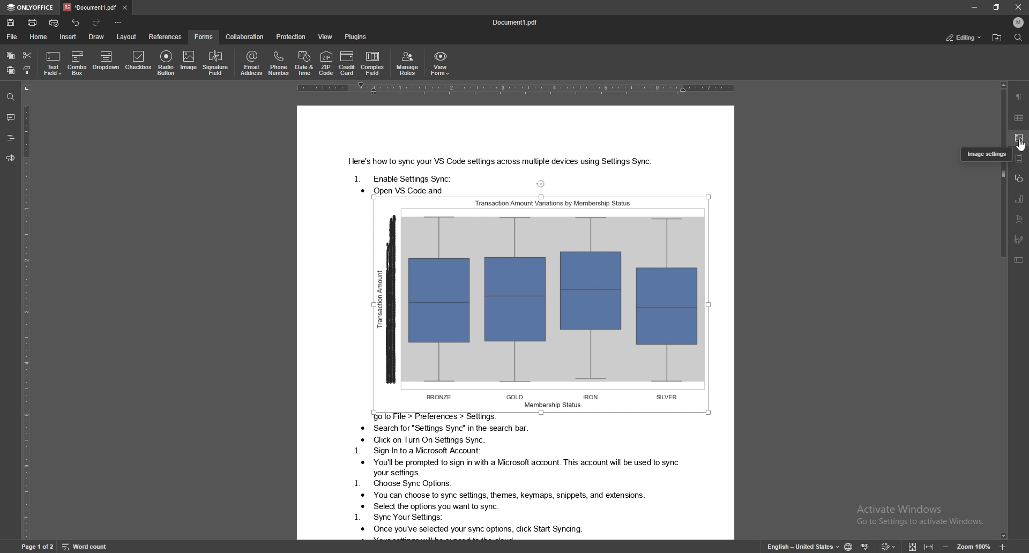 The image size is (1029, 553). What do you see at coordinates (10, 70) in the screenshot?
I see `paste` at bounding box center [10, 70].